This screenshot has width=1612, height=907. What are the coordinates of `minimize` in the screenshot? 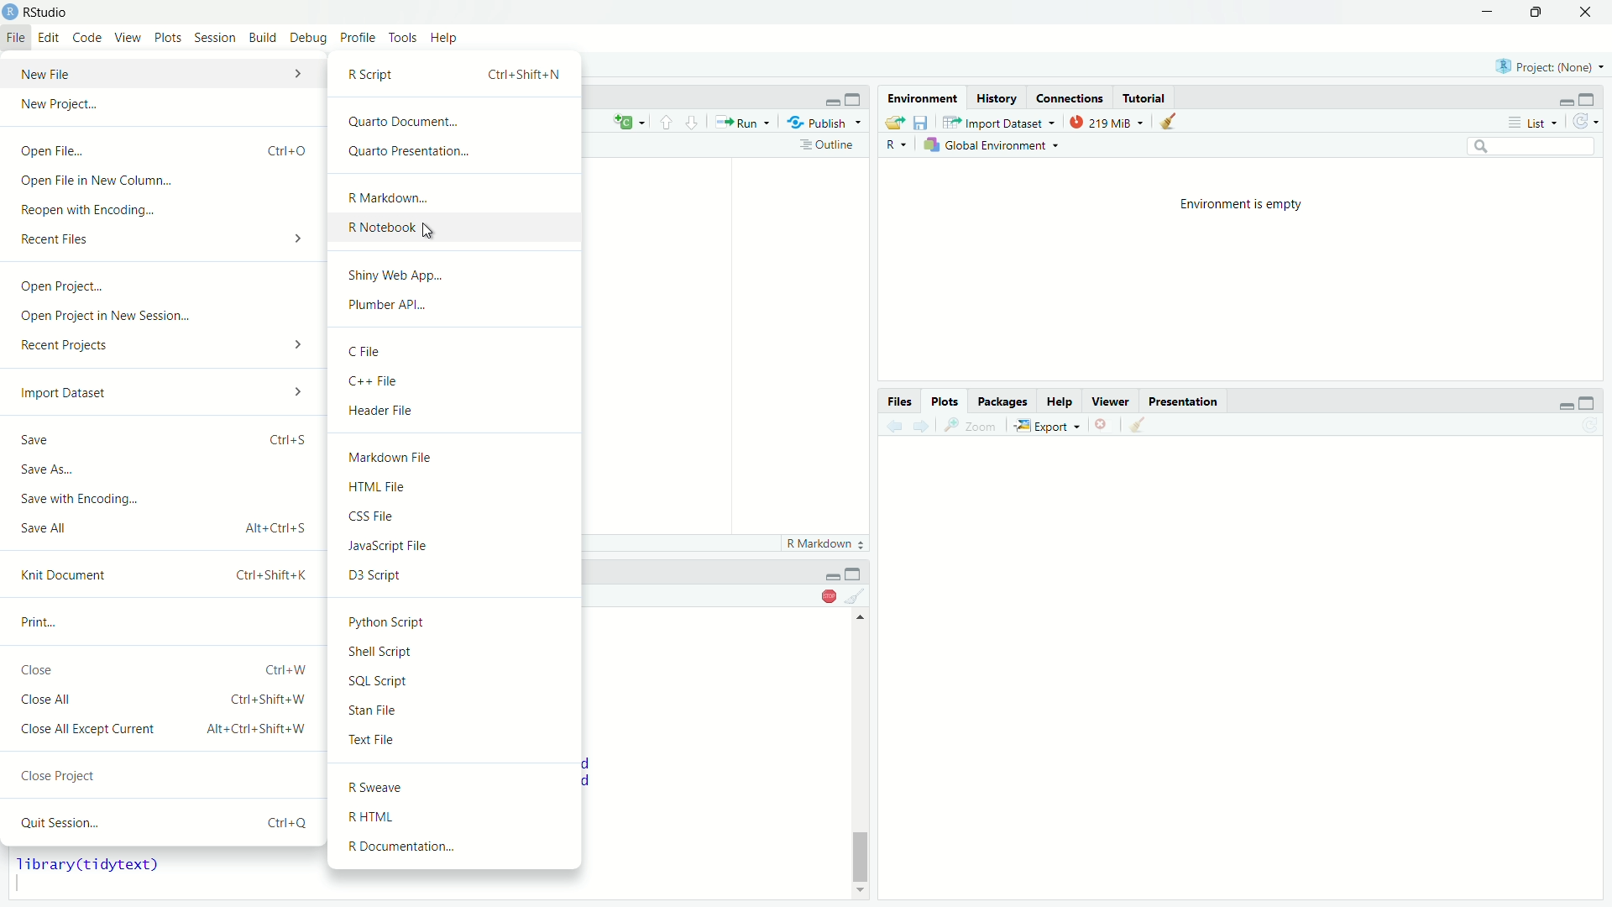 It's located at (1563, 401).